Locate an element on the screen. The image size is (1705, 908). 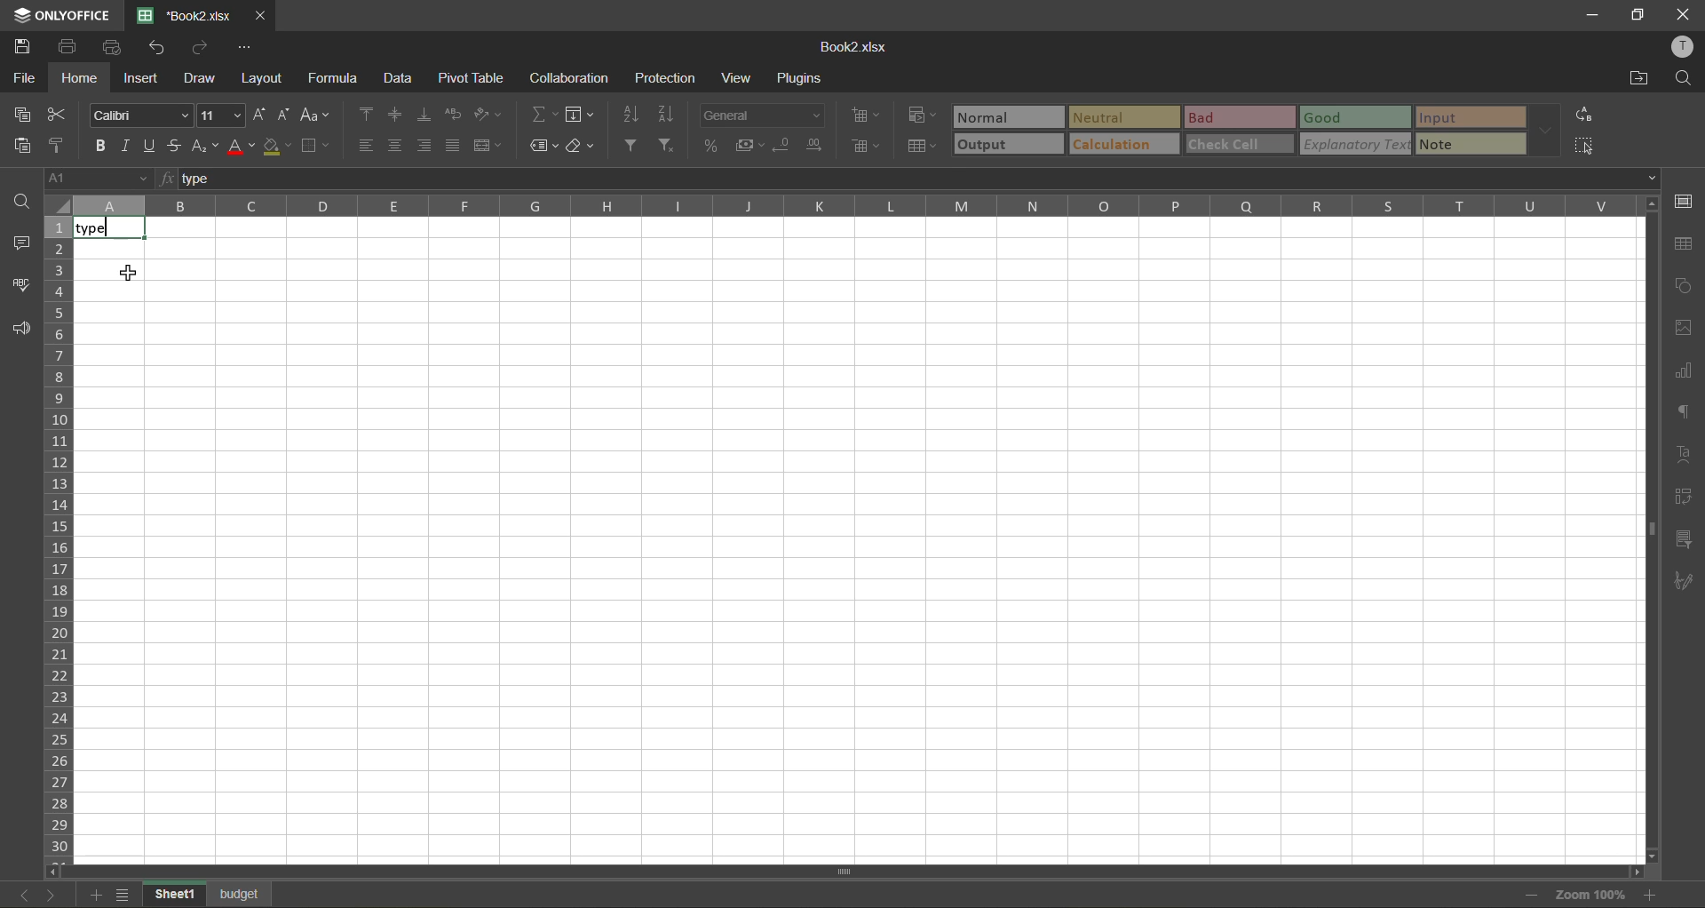
replace is located at coordinates (1583, 115).